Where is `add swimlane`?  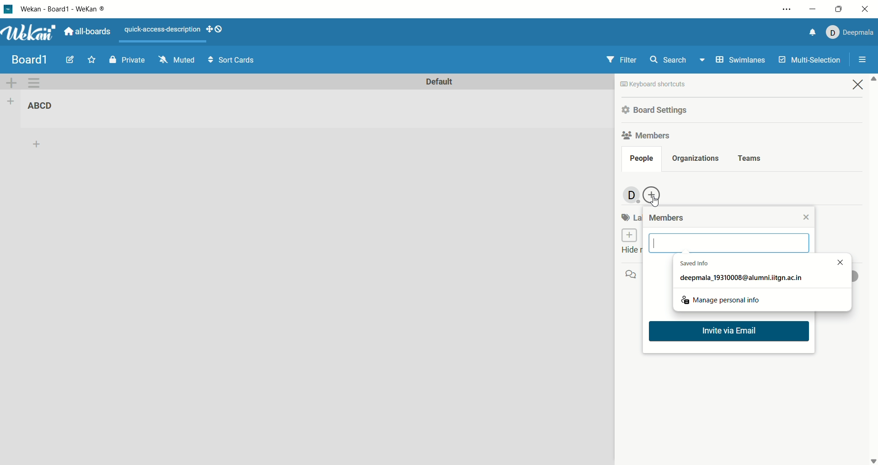 add swimlane is located at coordinates (11, 84).